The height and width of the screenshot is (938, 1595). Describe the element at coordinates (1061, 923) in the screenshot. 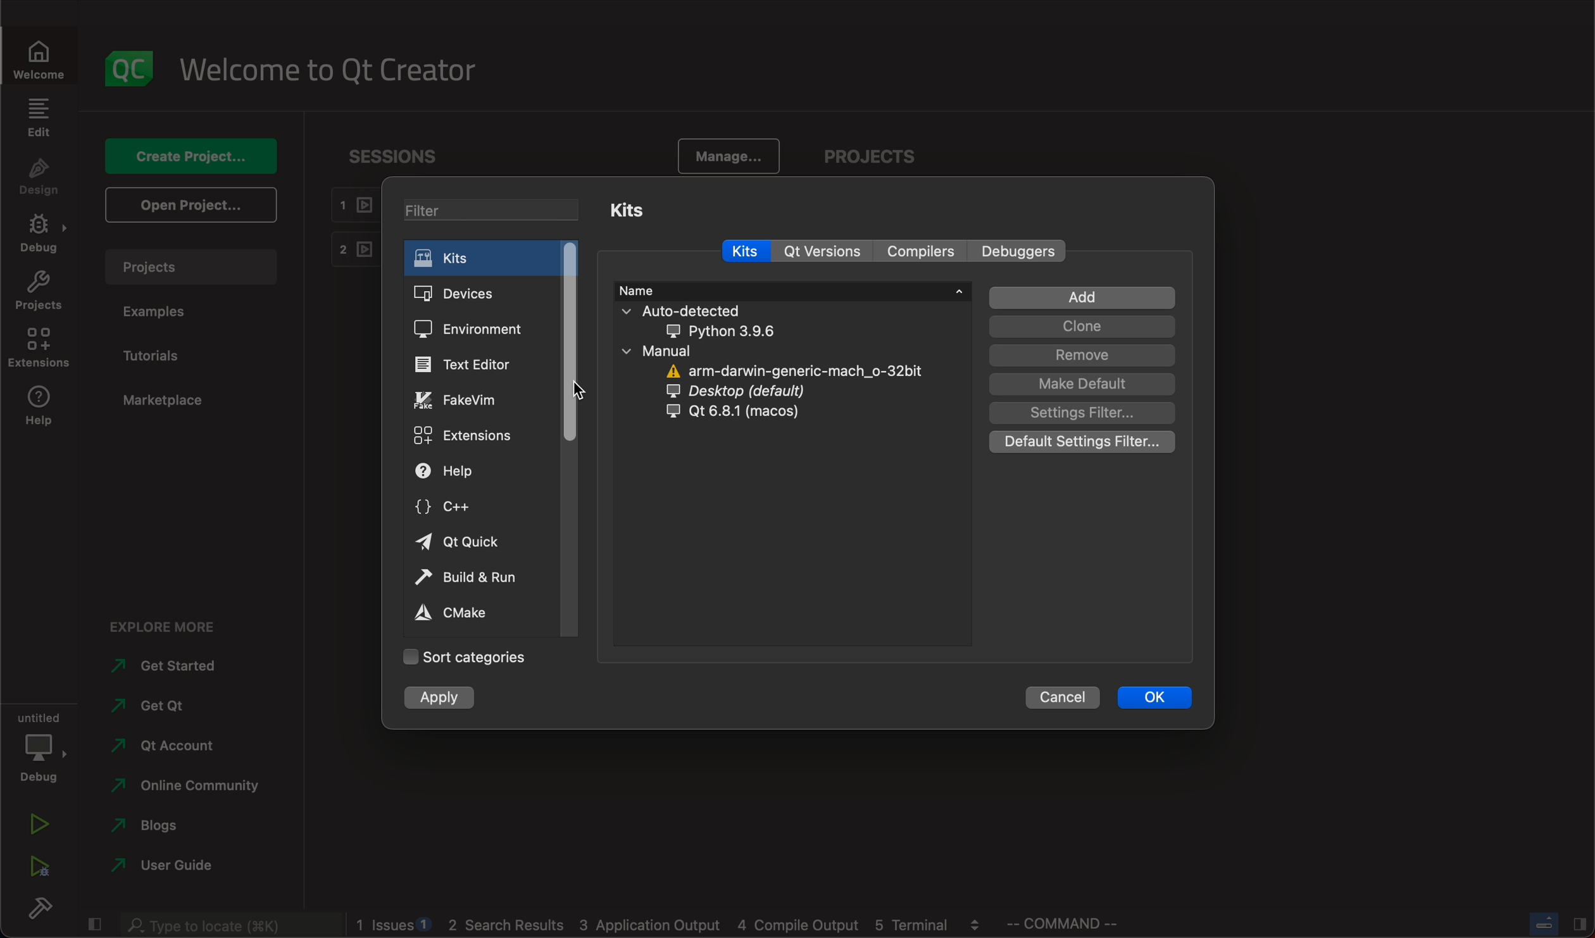

I see `command` at that location.